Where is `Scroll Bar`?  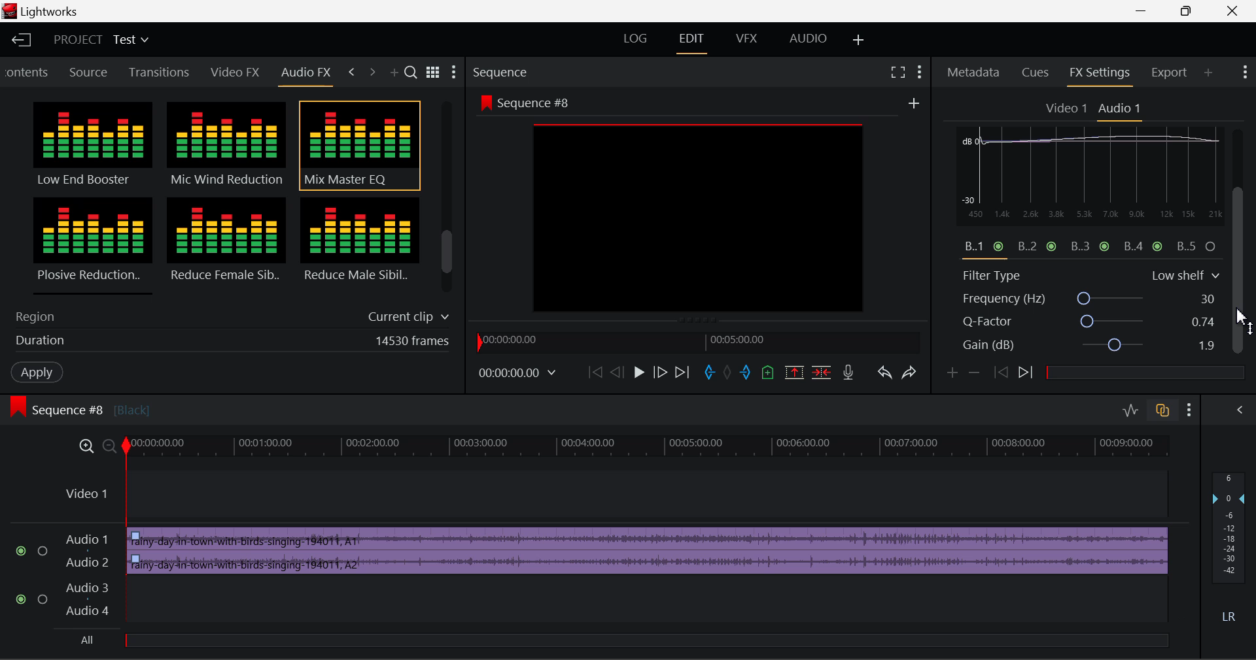
Scroll Bar is located at coordinates (447, 200).